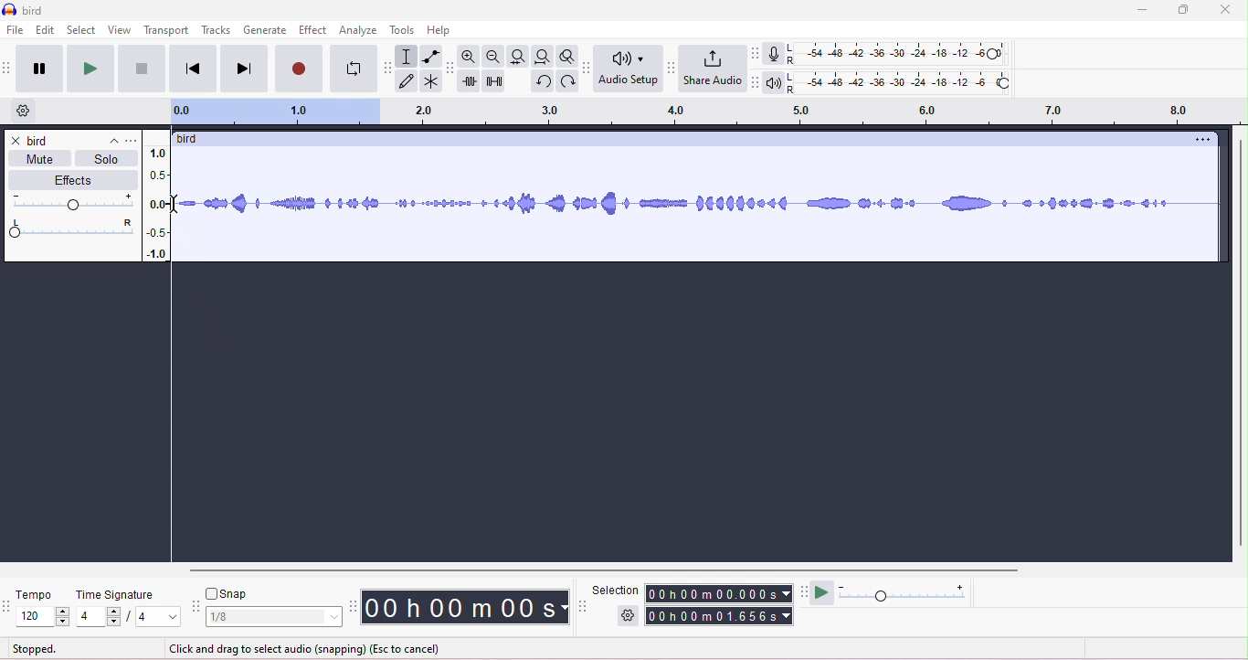  Describe the element at coordinates (567, 56) in the screenshot. I see `toggle zoom` at that location.